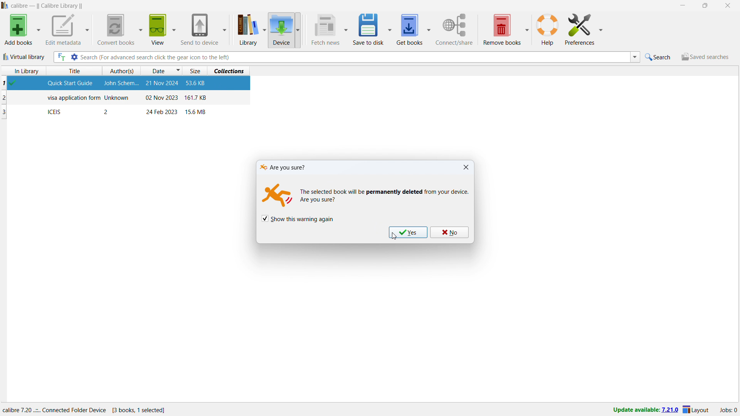  Describe the element at coordinates (727, 5) in the screenshot. I see `close` at that location.